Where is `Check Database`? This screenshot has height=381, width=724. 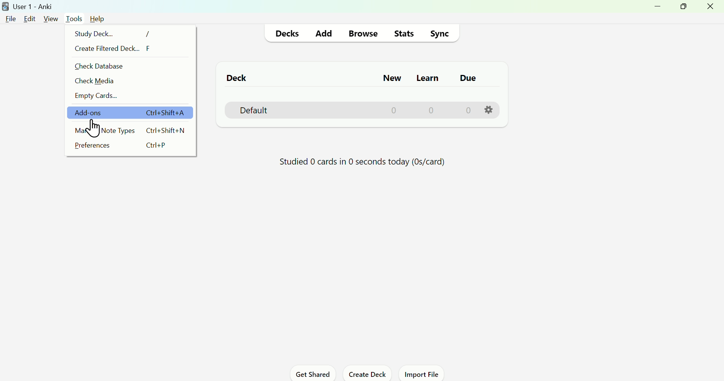 Check Database is located at coordinates (101, 66).